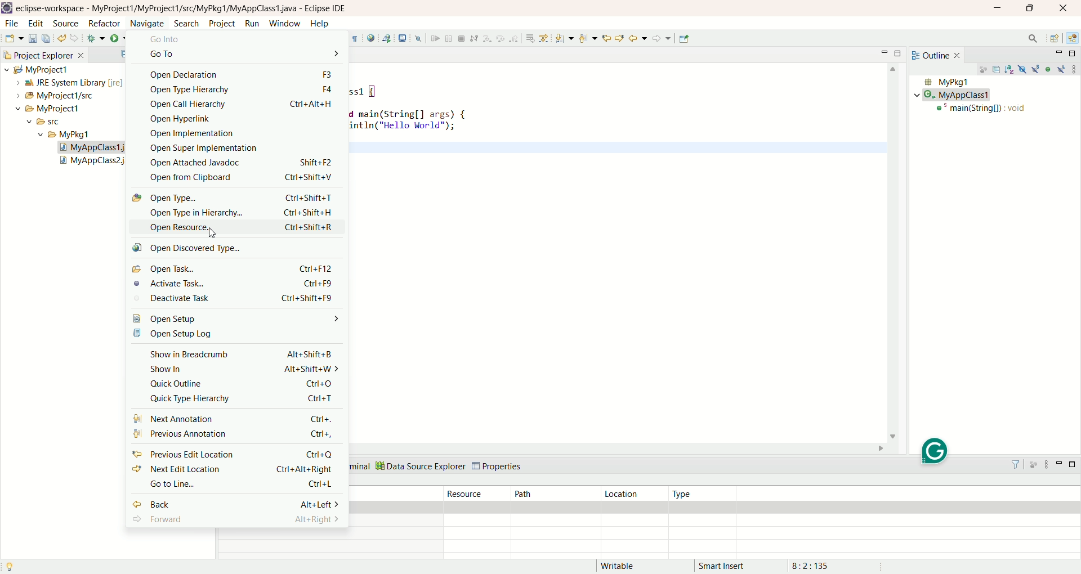  Describe the element at coordinates (984, 110) in the screenshot. I see `main string` at that location.